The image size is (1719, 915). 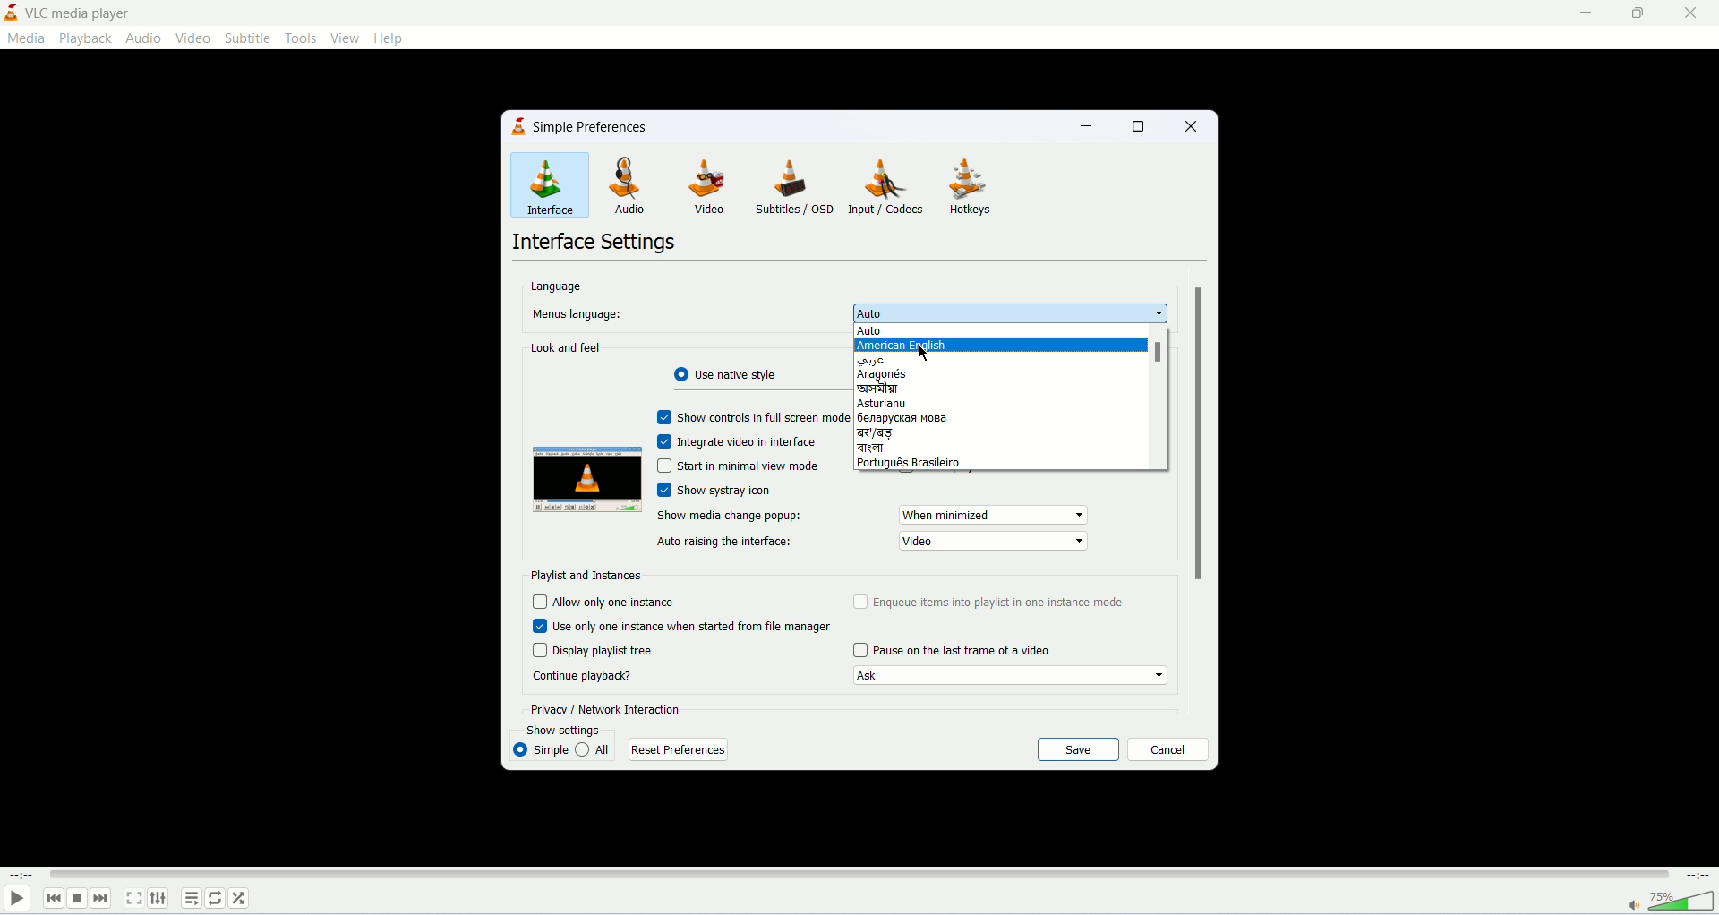 I want to click on close, so click(x=1187, y=124).